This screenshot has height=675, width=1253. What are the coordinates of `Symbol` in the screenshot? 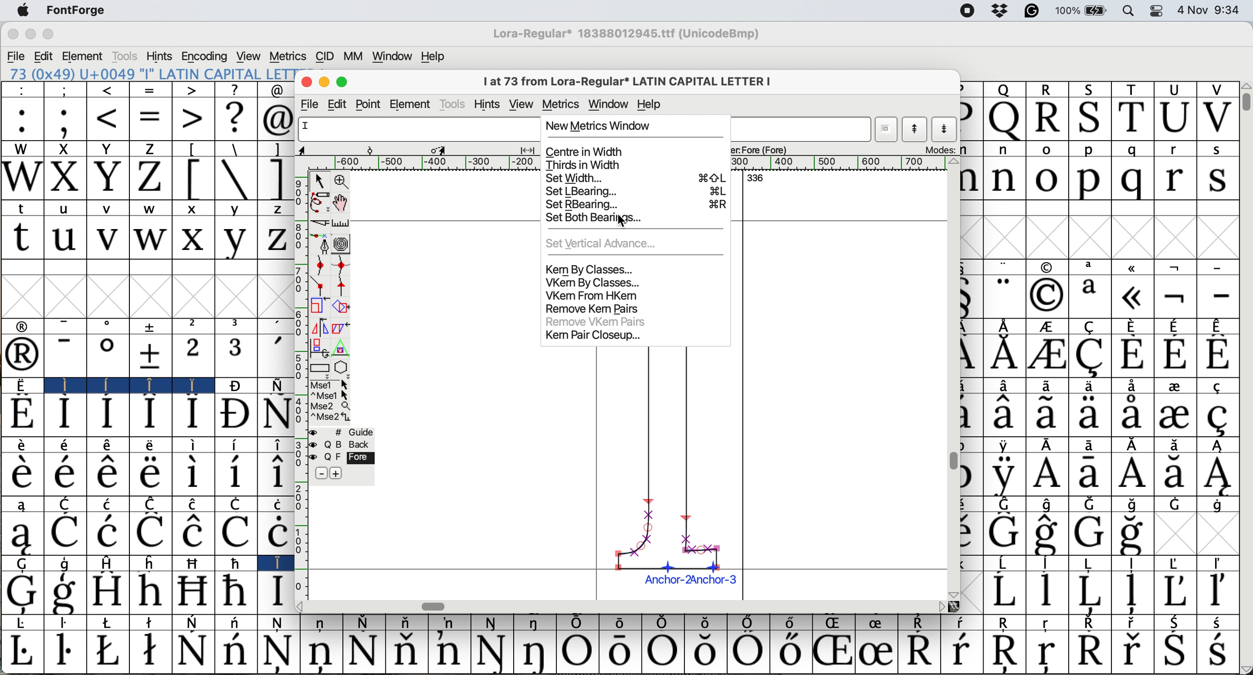 It's located at (151, 652).